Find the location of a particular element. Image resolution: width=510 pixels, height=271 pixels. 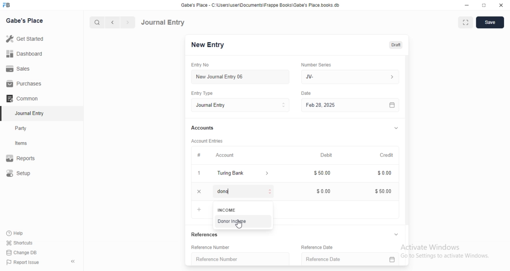

search is located at coordinates (98, 22).